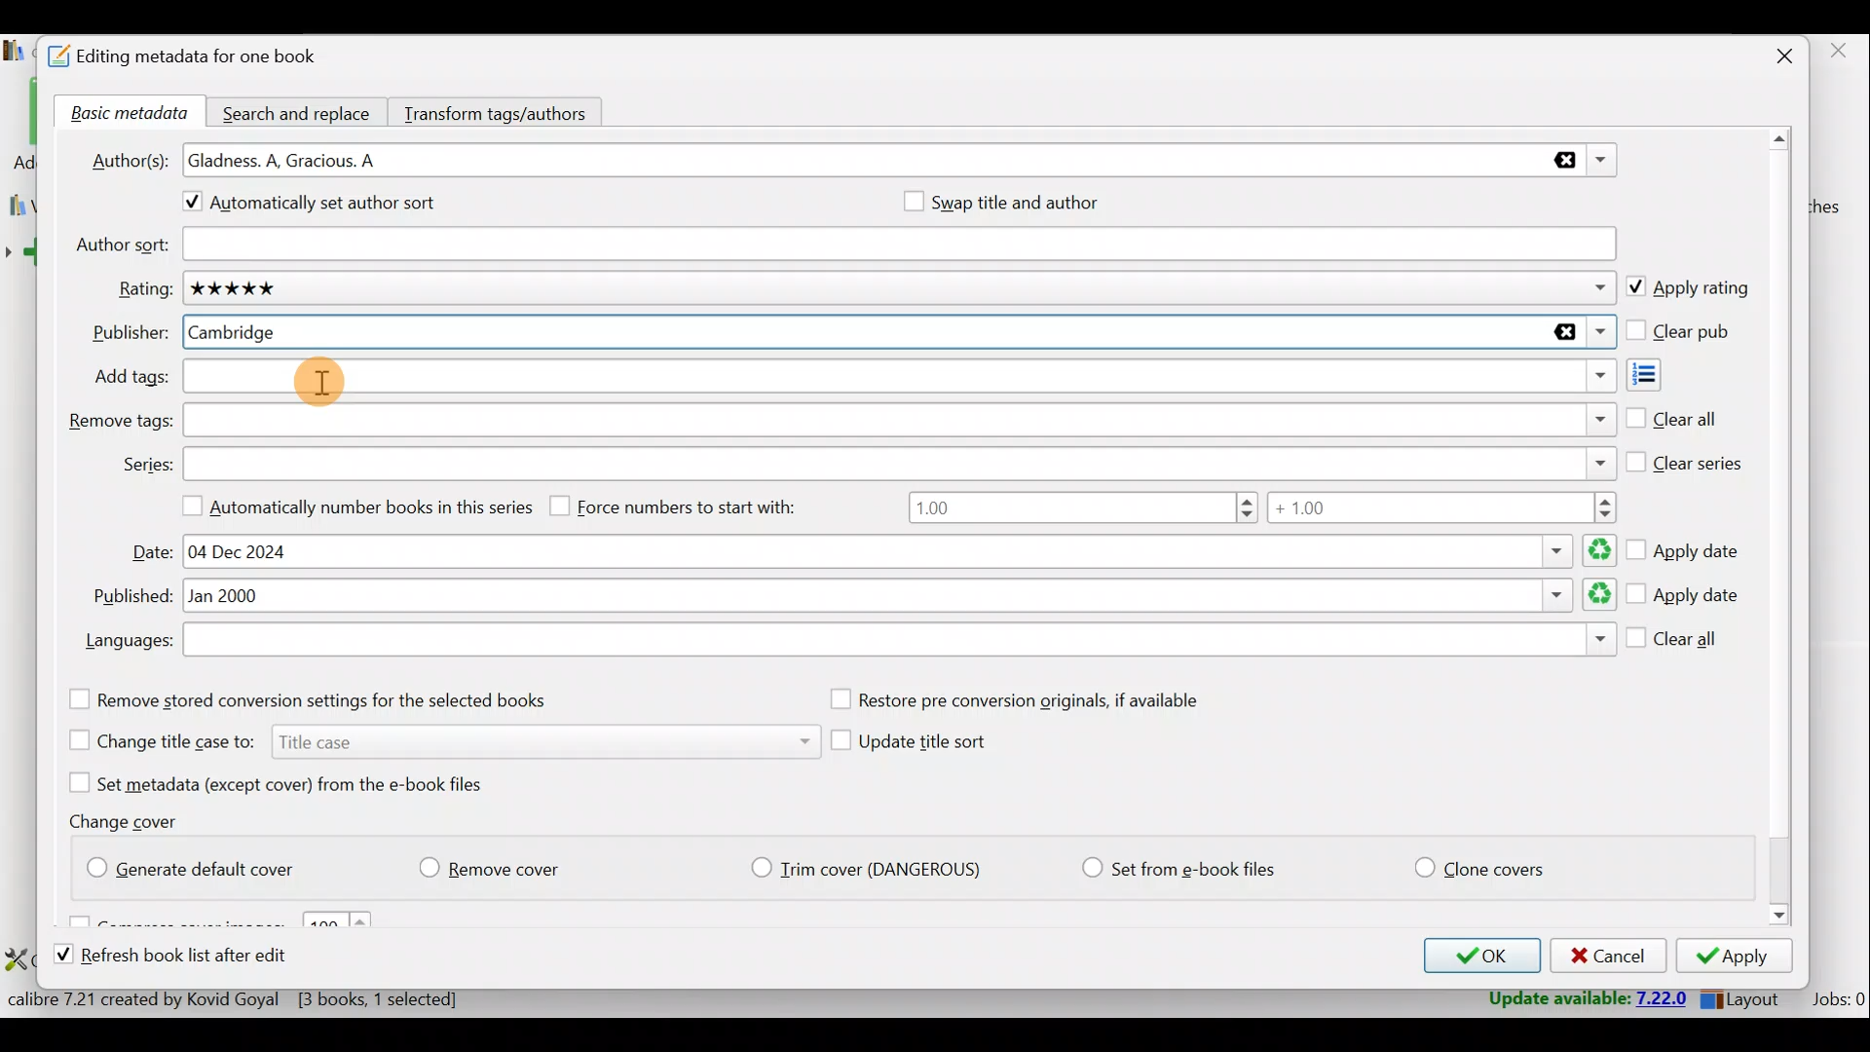 The height and width of the screenshot is (1052, 1870). Describe the element at coordinates (901, 462) in the screenshot. I see `Series` at that location.